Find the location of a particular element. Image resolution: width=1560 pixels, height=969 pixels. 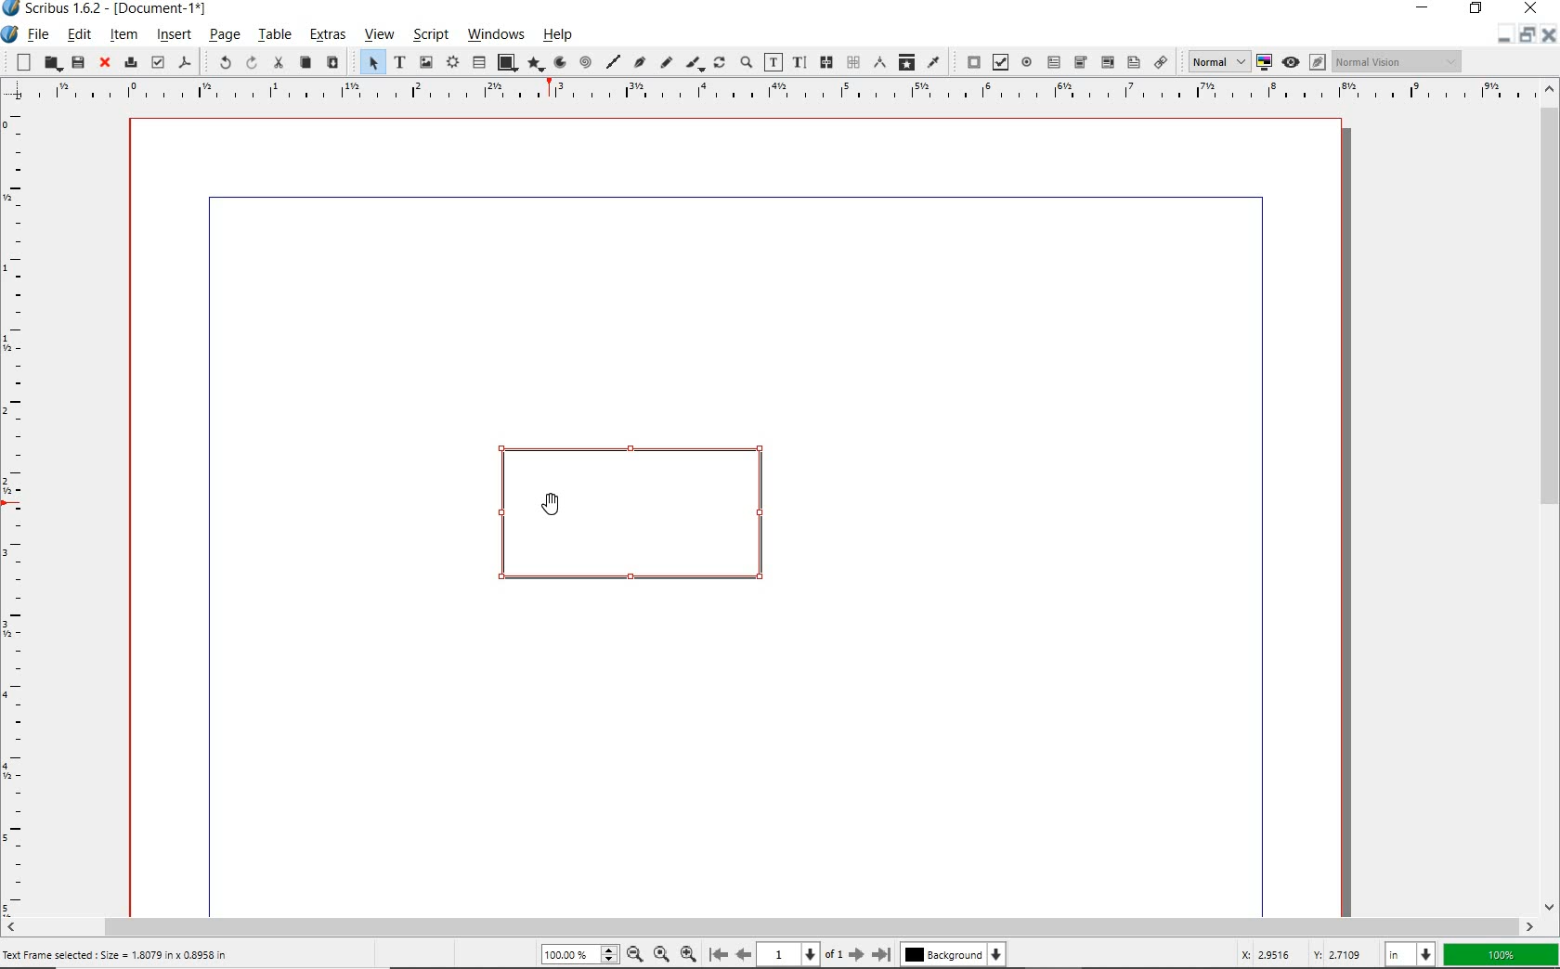

print is located at coordinates (130, 63).